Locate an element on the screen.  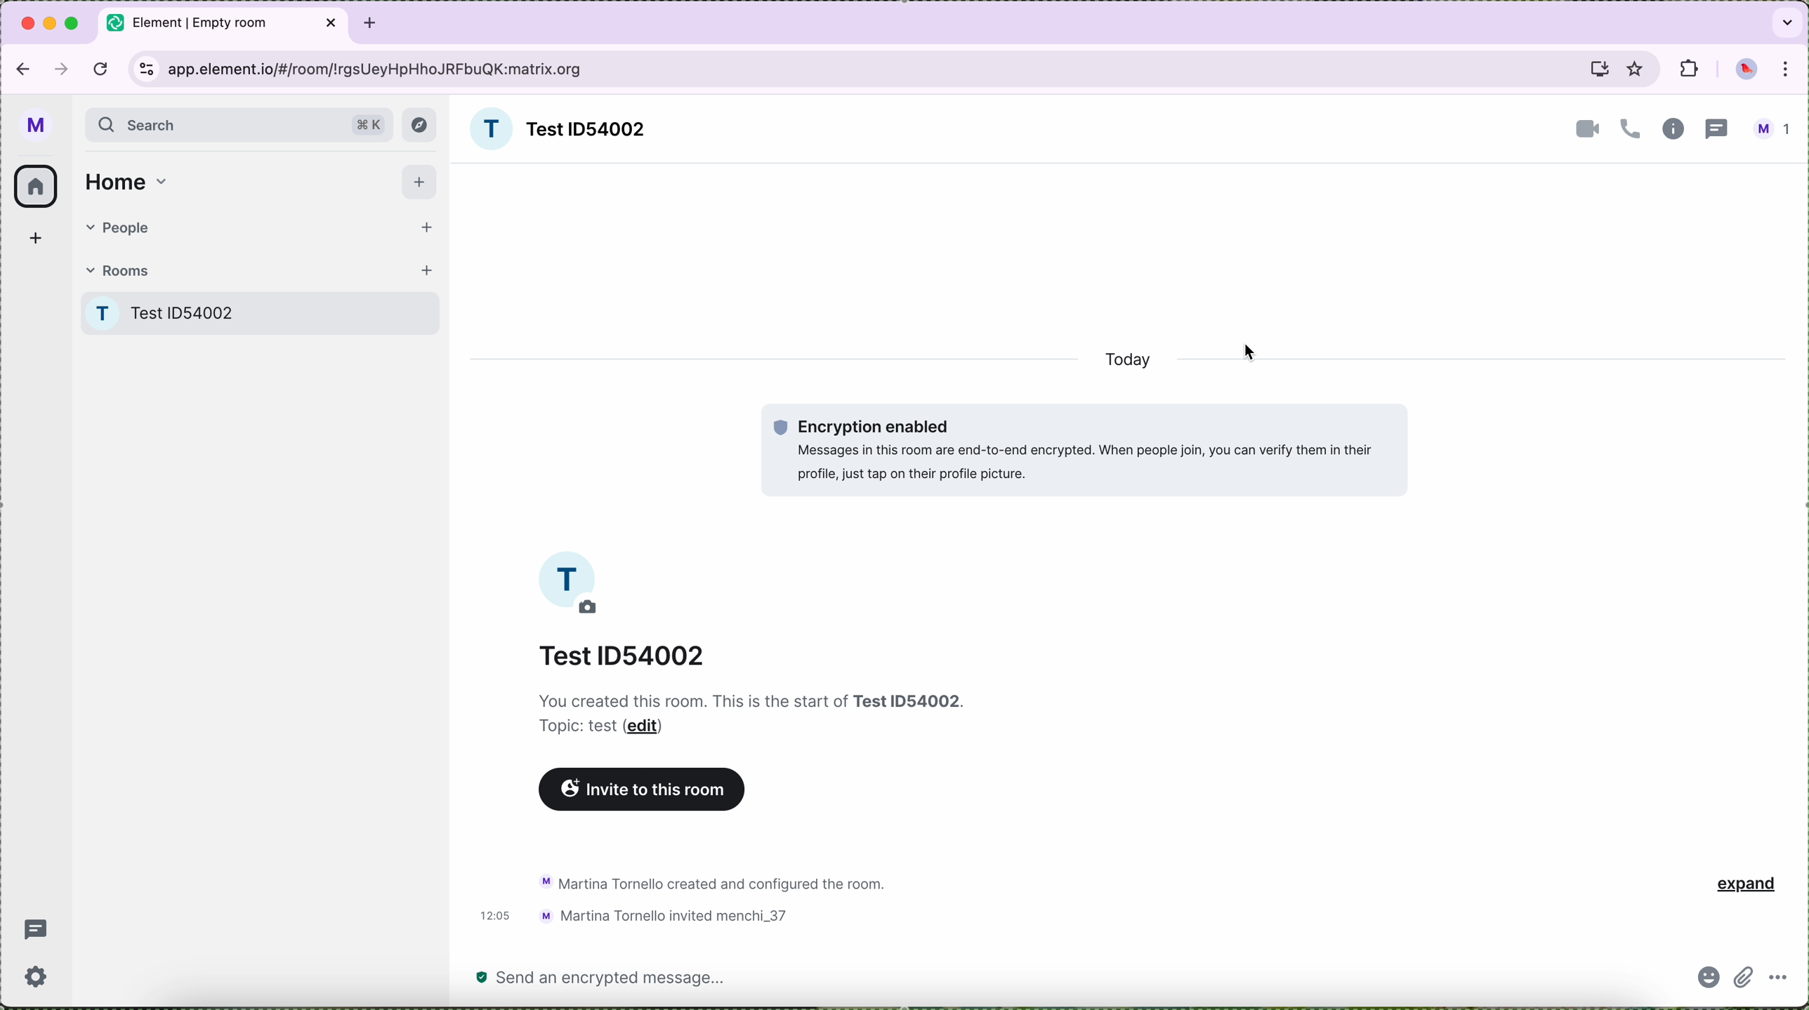
favorites is located at coordinates (1635, 69).